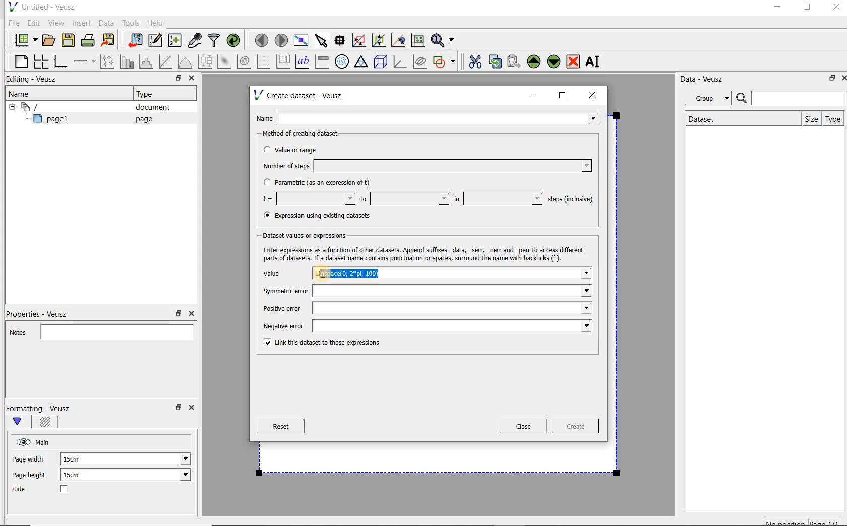  I want to click on capture remote data, so click(195, 42).